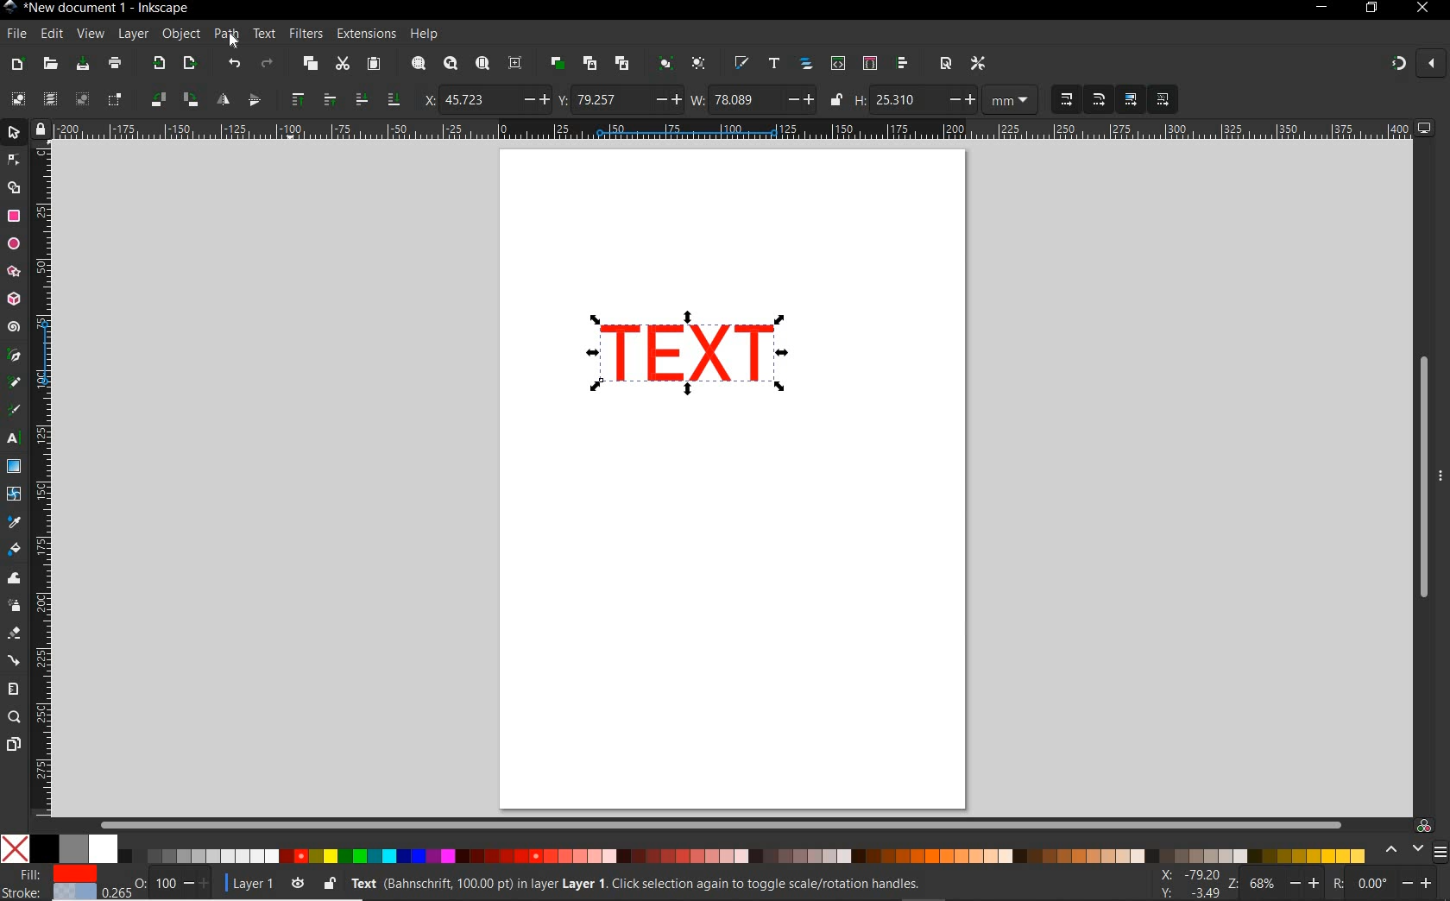  I want to click on GRADIENT TOOL, so click(14, 466).